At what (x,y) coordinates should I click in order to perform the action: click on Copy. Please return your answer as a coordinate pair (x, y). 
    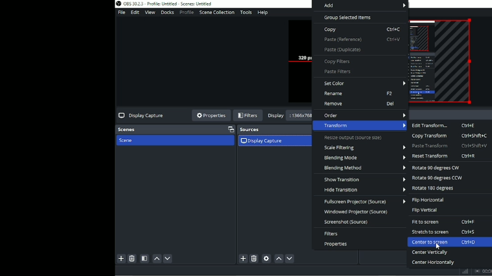
    Looking at the image, I should click on (361, 29).